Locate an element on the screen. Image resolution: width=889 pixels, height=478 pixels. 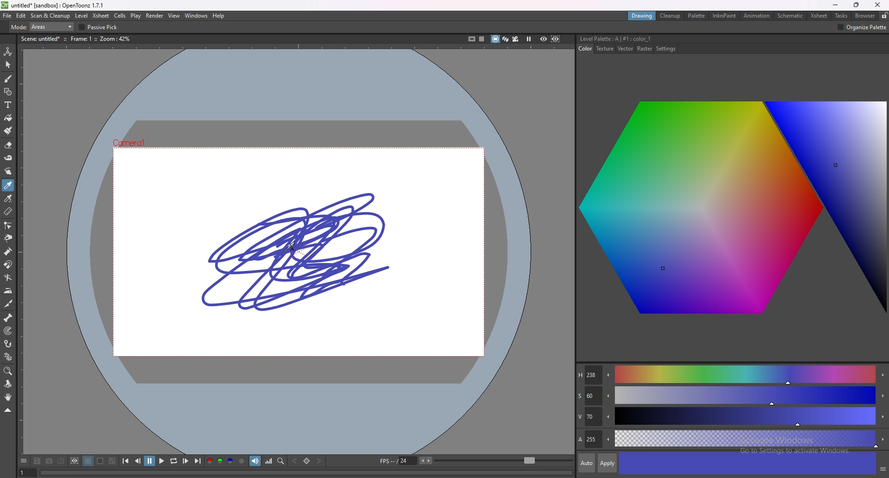
brush tool is located at coordinates (8, 78).